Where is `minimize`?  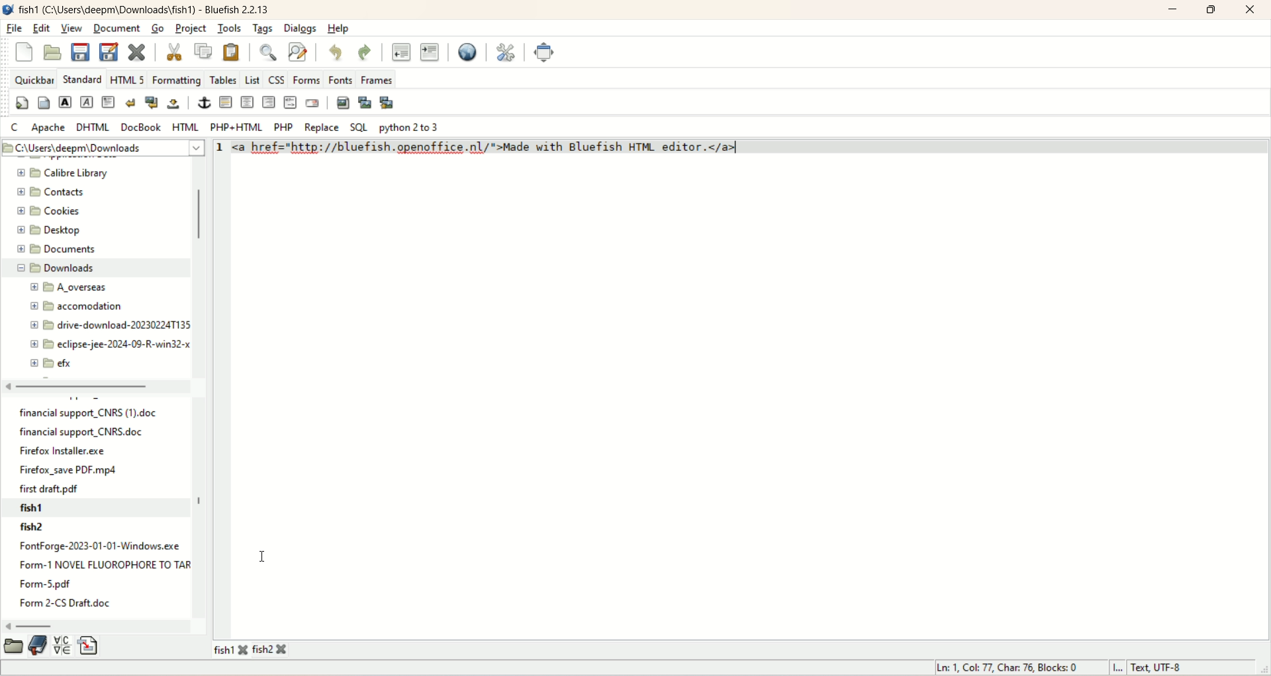
minimize is located at coordinates (1171, 11).